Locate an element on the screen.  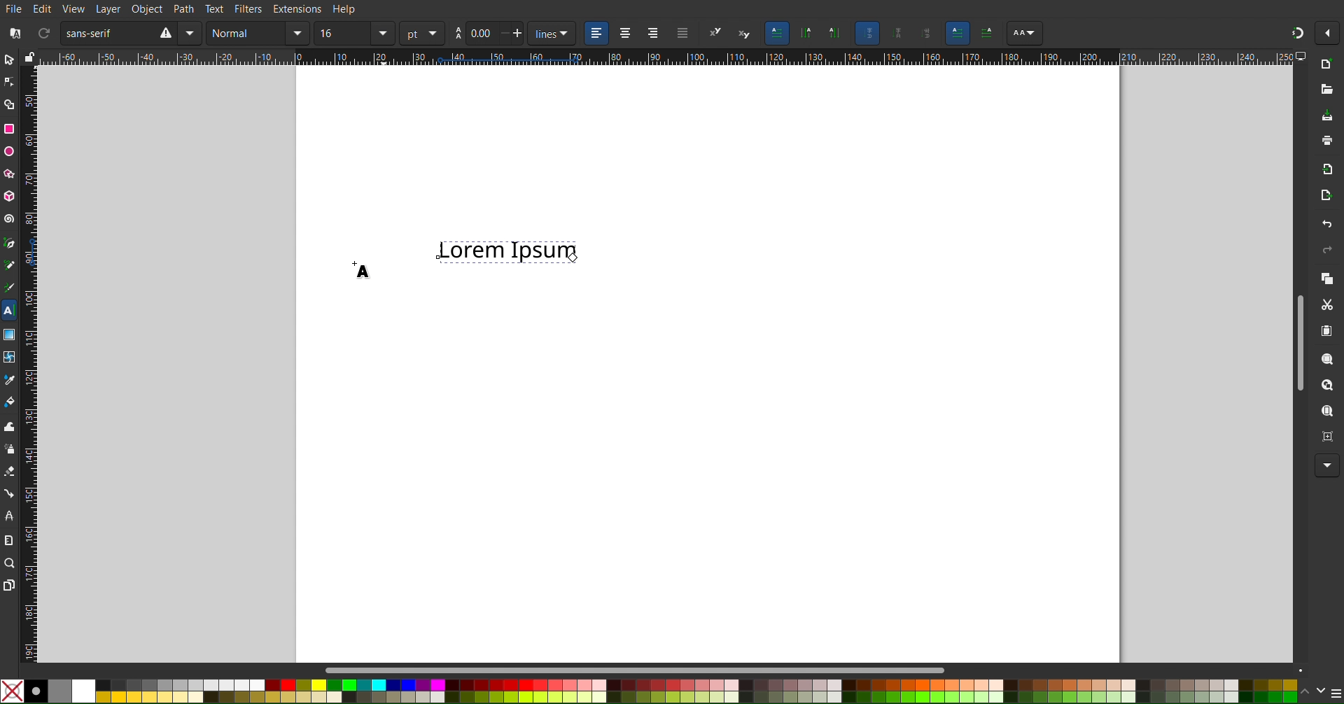
File  is located at coordinates (15, 9).